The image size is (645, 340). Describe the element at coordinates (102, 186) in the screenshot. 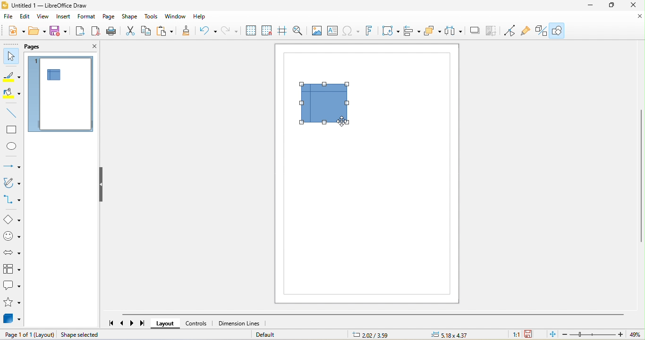

I see `hide` at that location.